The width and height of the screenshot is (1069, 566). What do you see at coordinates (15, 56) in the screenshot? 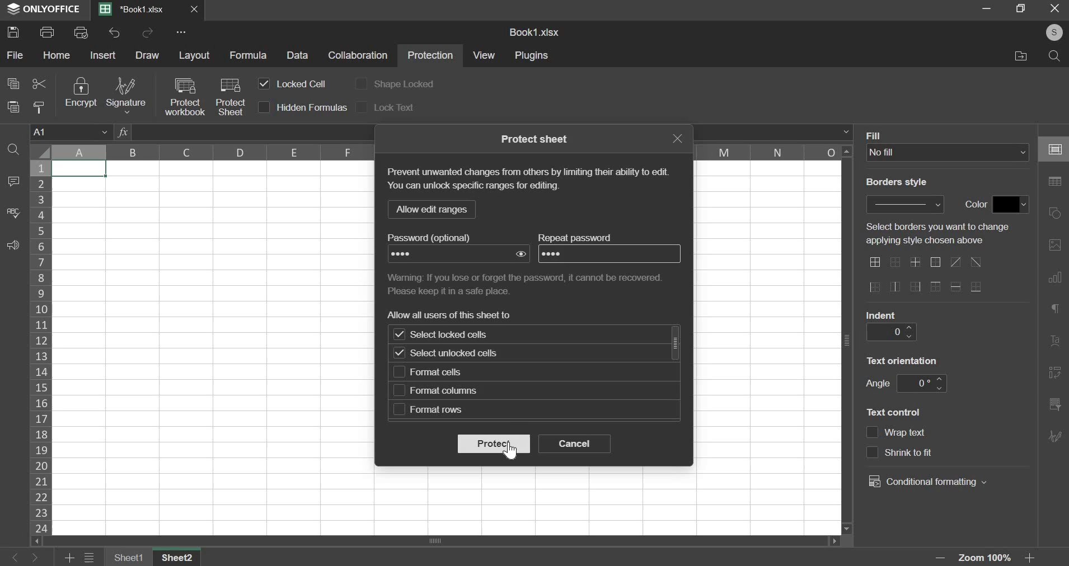
I see `file` at bounding box center [15, 56].